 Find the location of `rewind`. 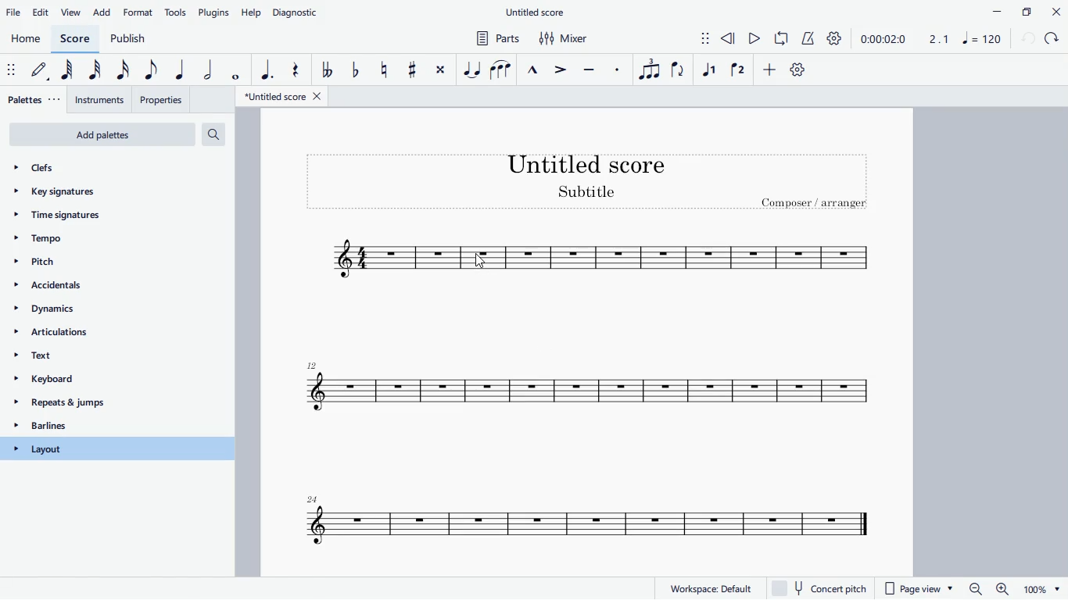

rewind is located at coordinates (729, 39).